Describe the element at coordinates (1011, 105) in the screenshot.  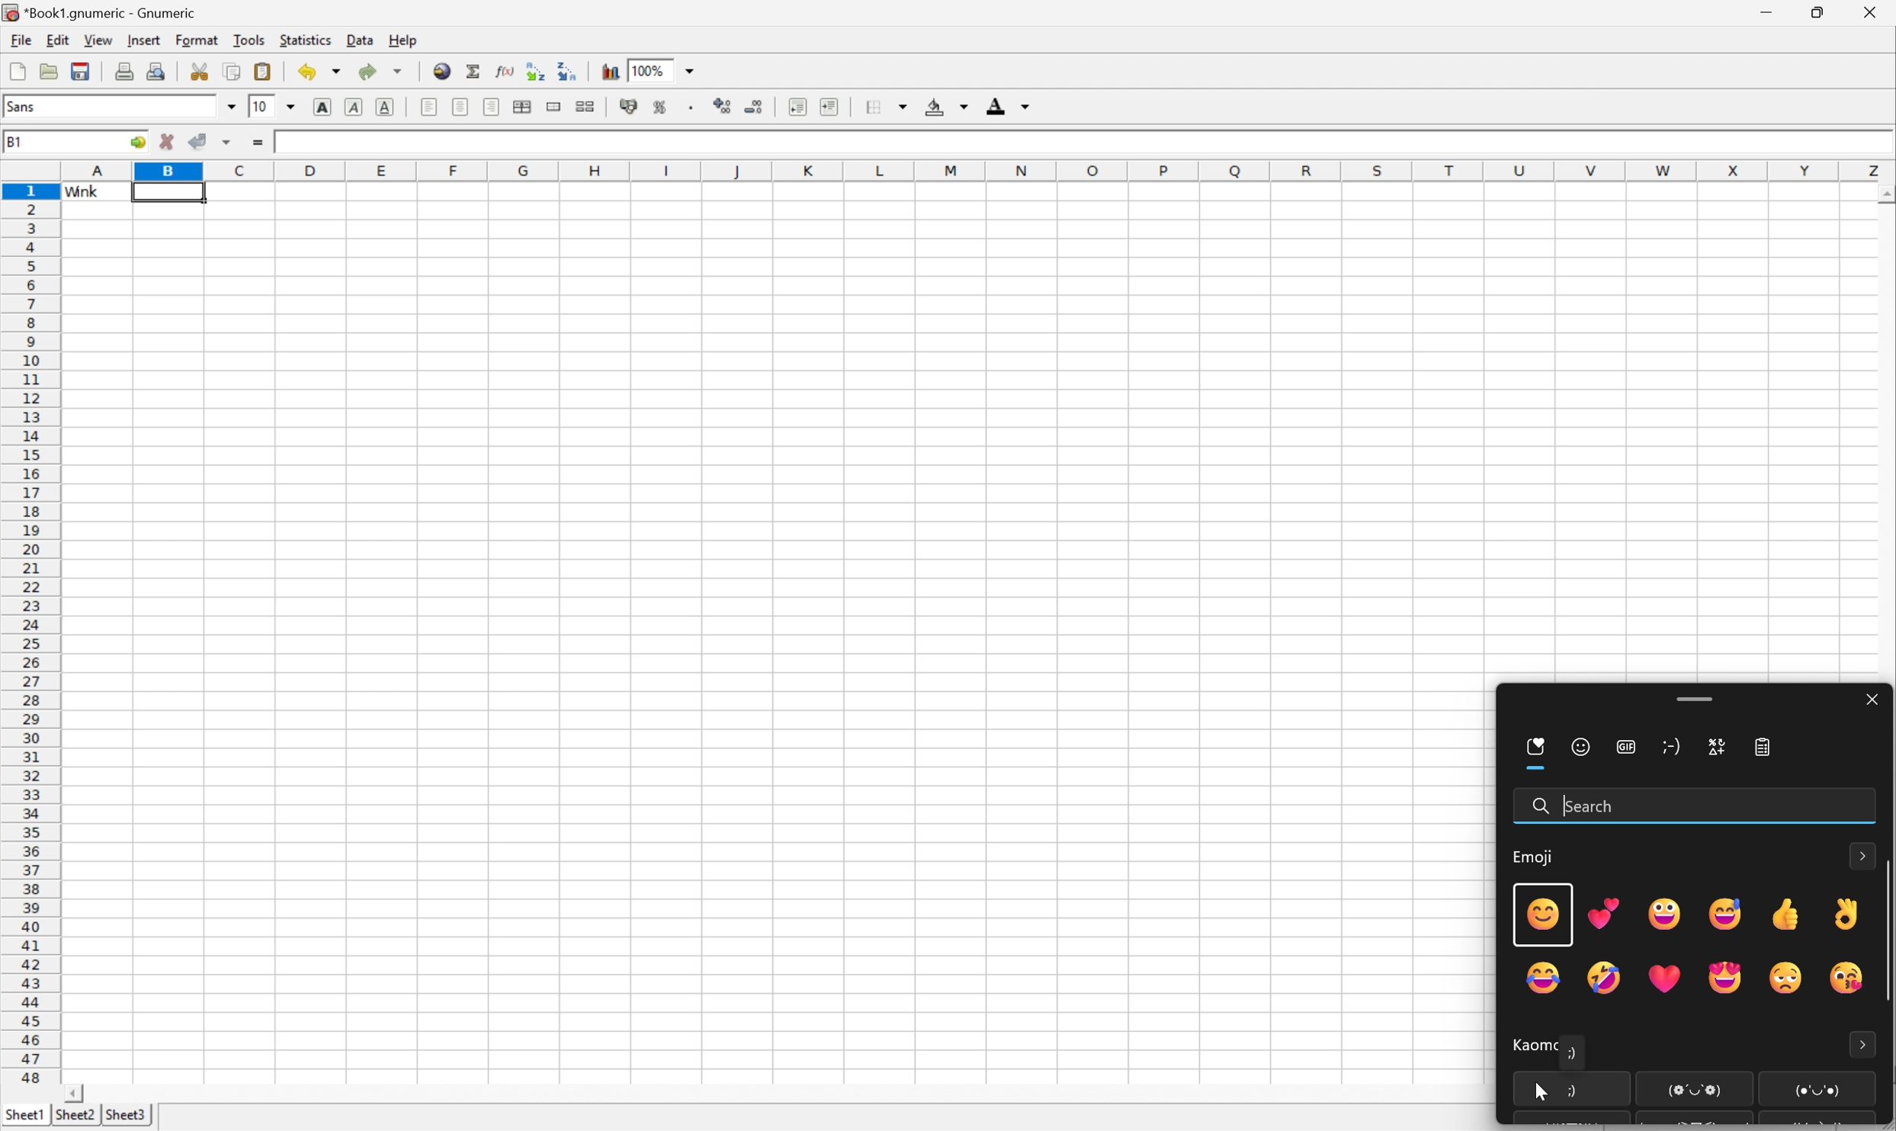
I see `foreground` at that location.